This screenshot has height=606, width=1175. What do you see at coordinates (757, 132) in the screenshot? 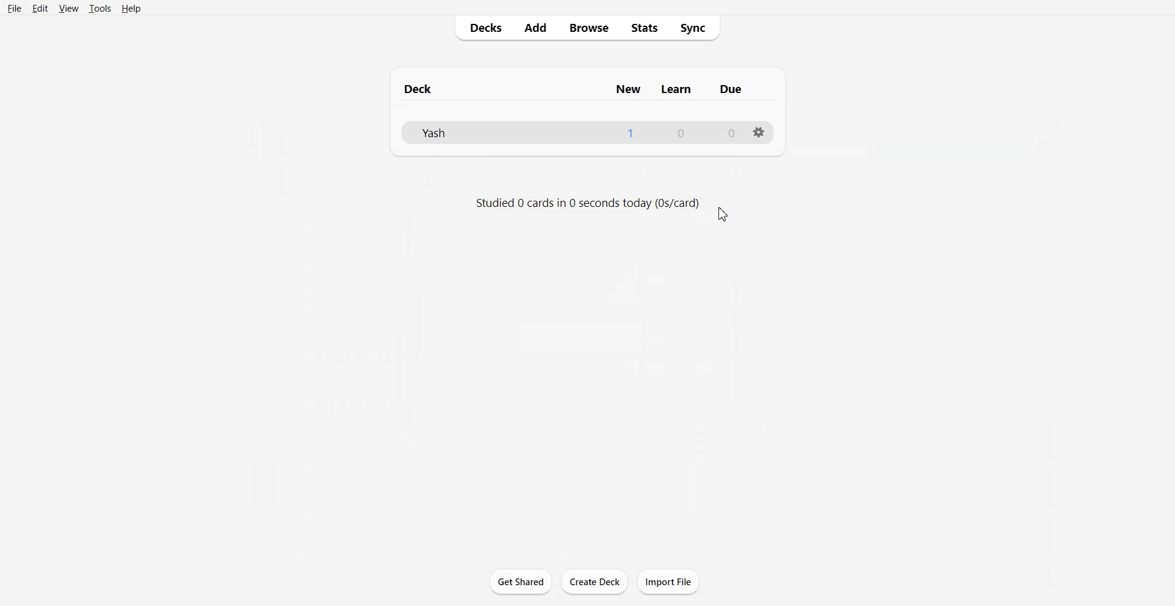
I see `Settings` at bounding box center [757, 132].